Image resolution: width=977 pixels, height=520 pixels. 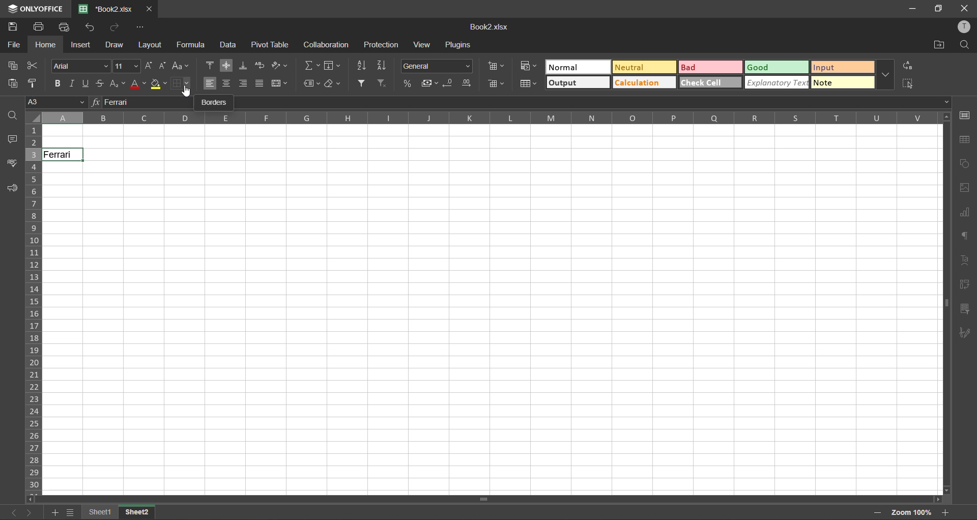 I want to click on calculation, so click(x=644, y=83).